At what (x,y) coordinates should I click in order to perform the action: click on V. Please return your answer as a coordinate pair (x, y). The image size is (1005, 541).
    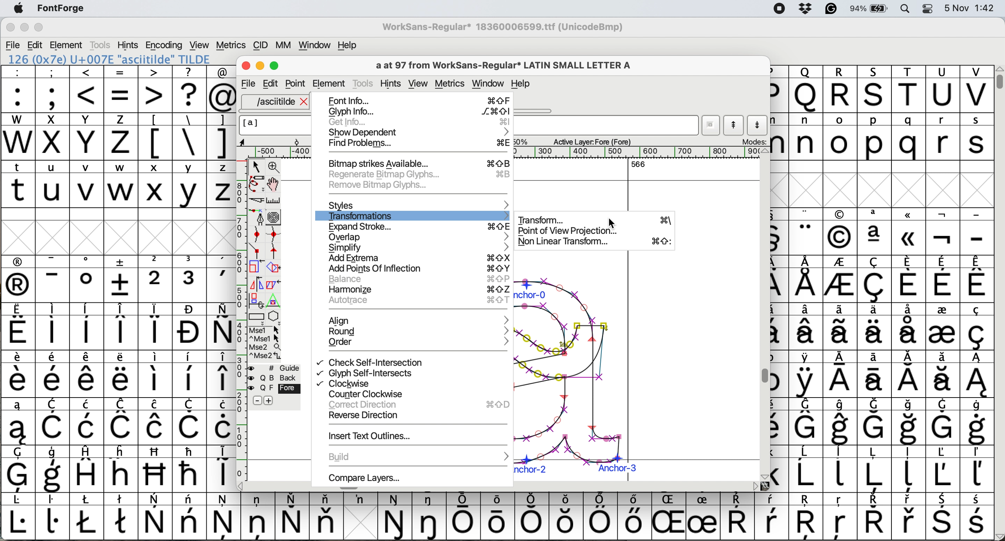
    Looking at the image, I should click on (977, 89).